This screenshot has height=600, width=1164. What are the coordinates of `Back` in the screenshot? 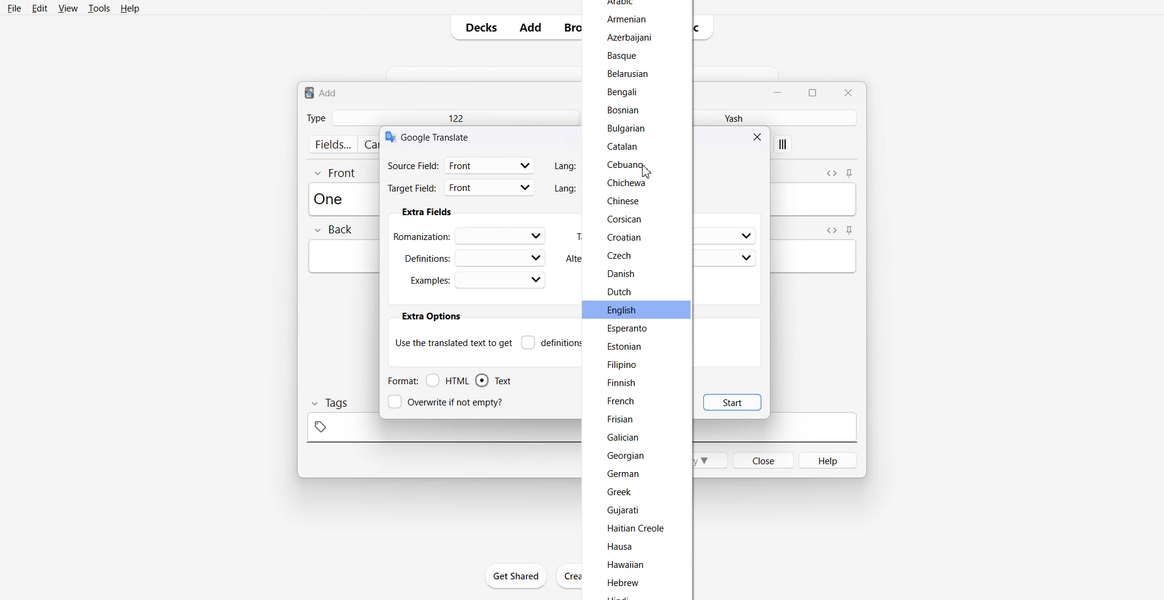 It's located at (333, 230).